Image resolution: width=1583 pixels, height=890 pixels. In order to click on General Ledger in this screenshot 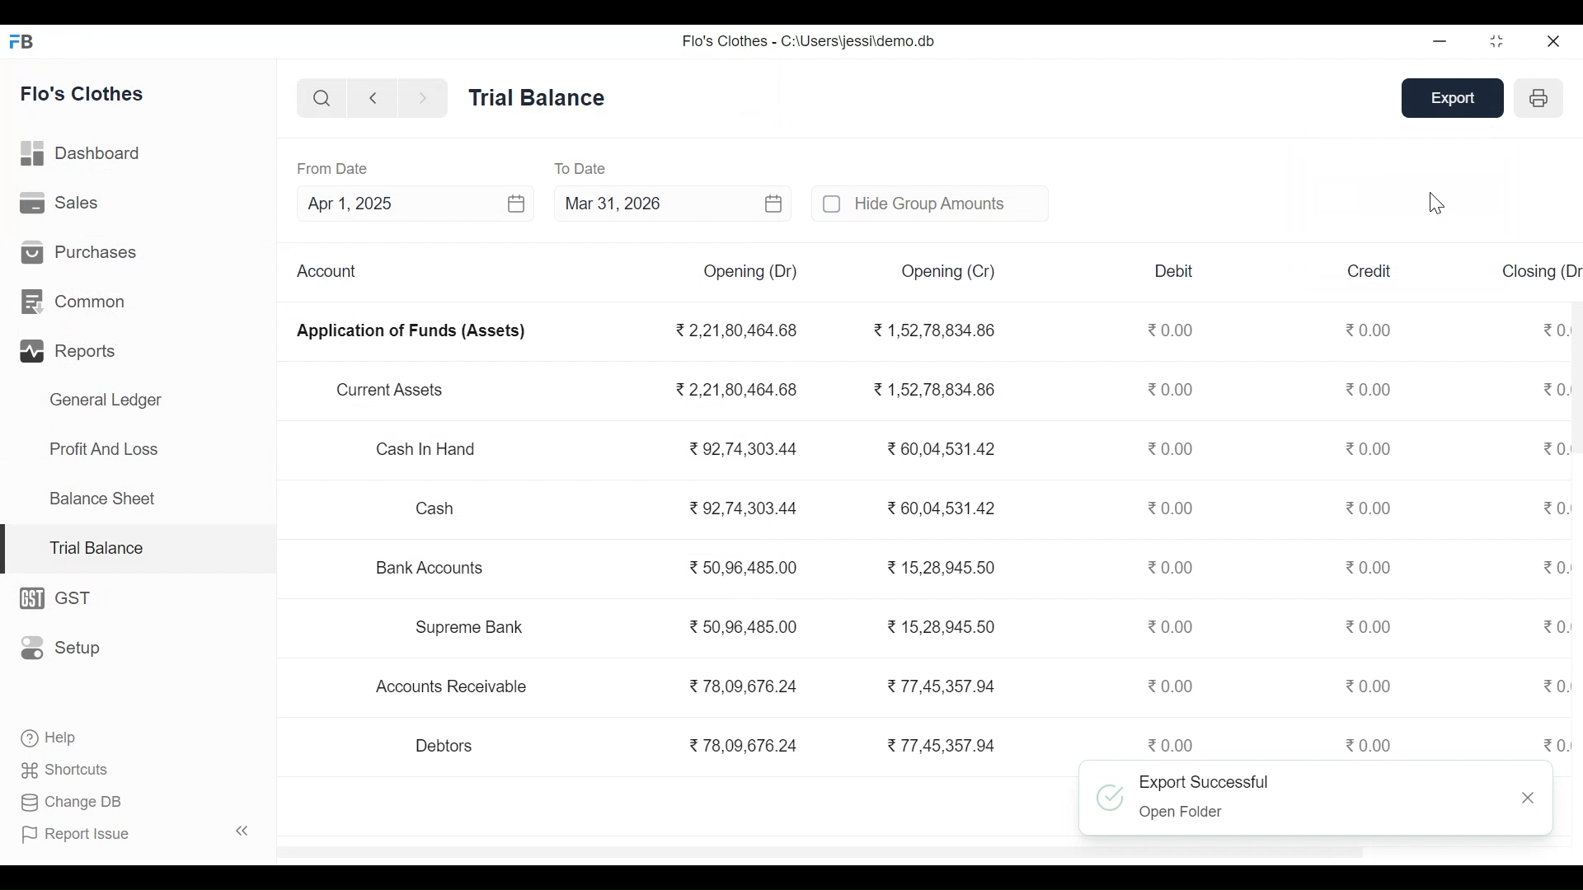, I will do `click(106, 400)`.